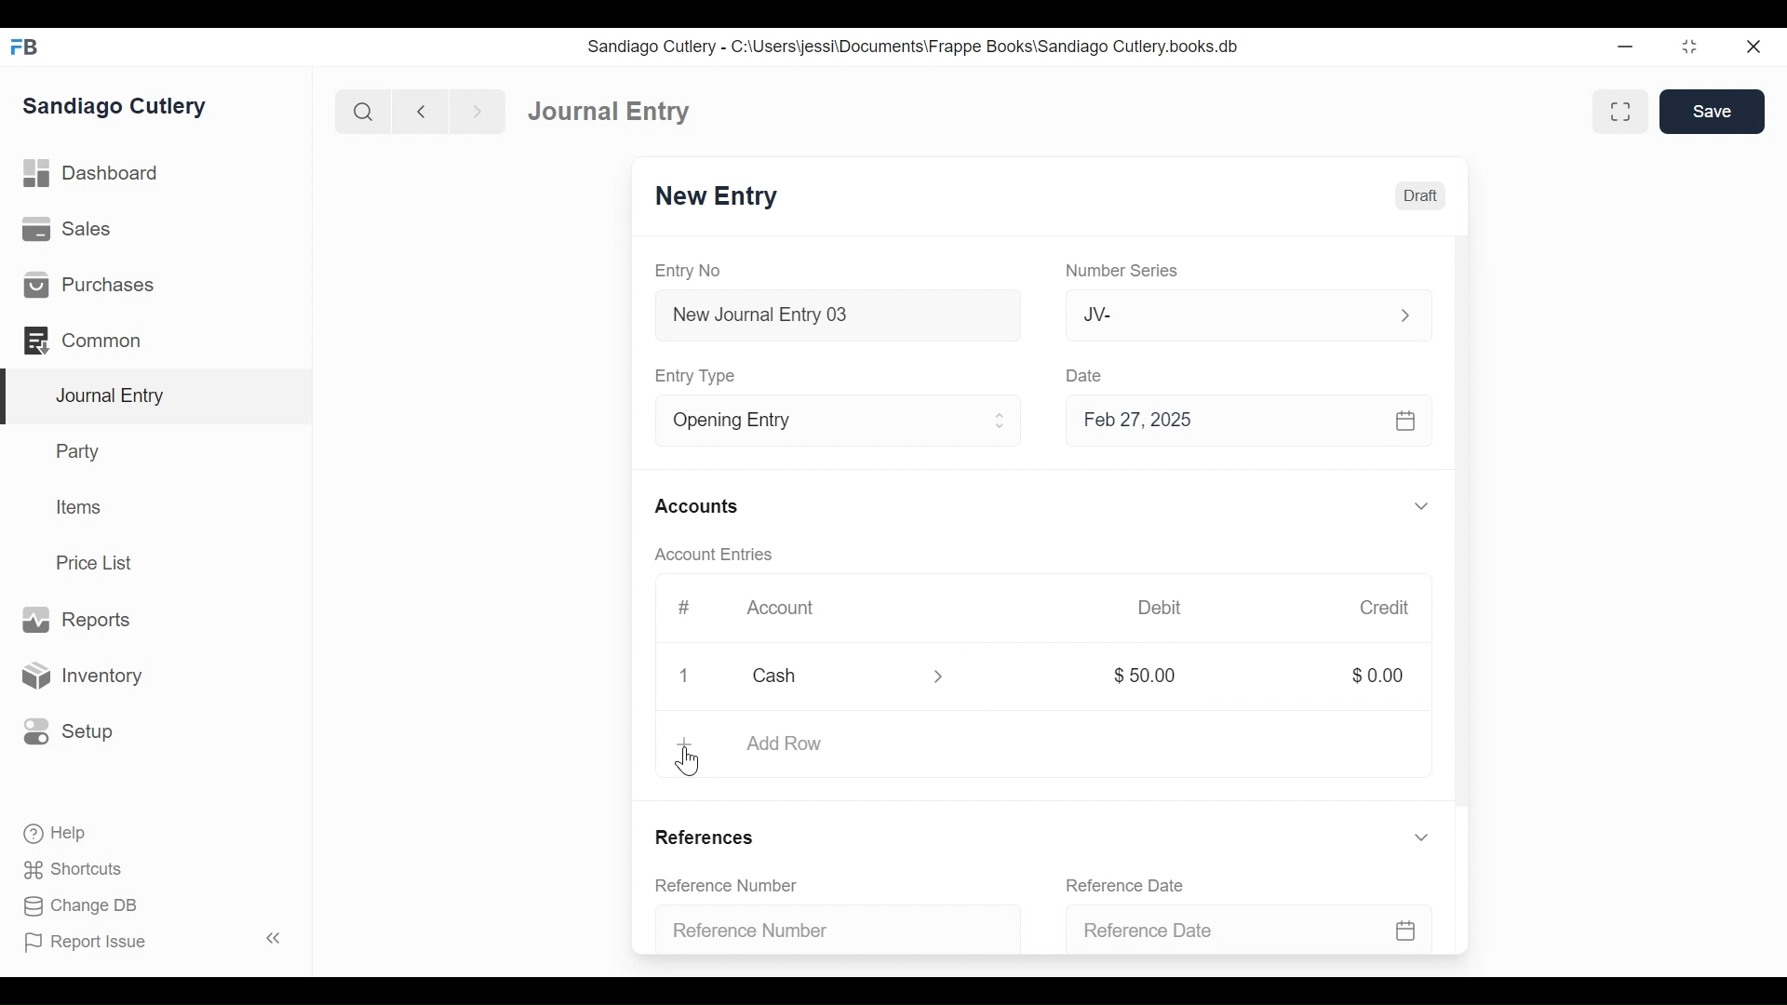 The width and height of the screenshot is (1787, 1005). I want to click on Help, so click(57, 834).